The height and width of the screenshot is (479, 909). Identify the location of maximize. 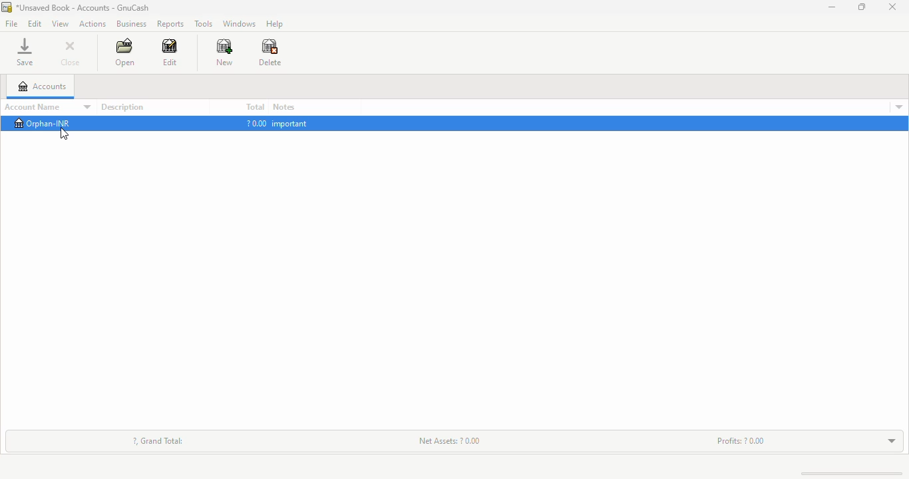
(863, 7).